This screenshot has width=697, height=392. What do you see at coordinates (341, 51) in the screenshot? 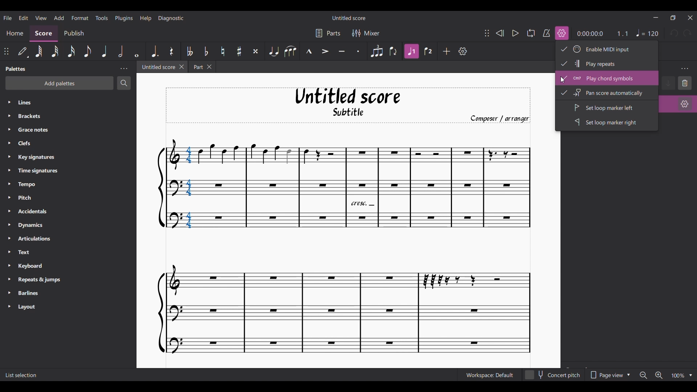
I see `Tenuto` at bounding box center [341, 51].